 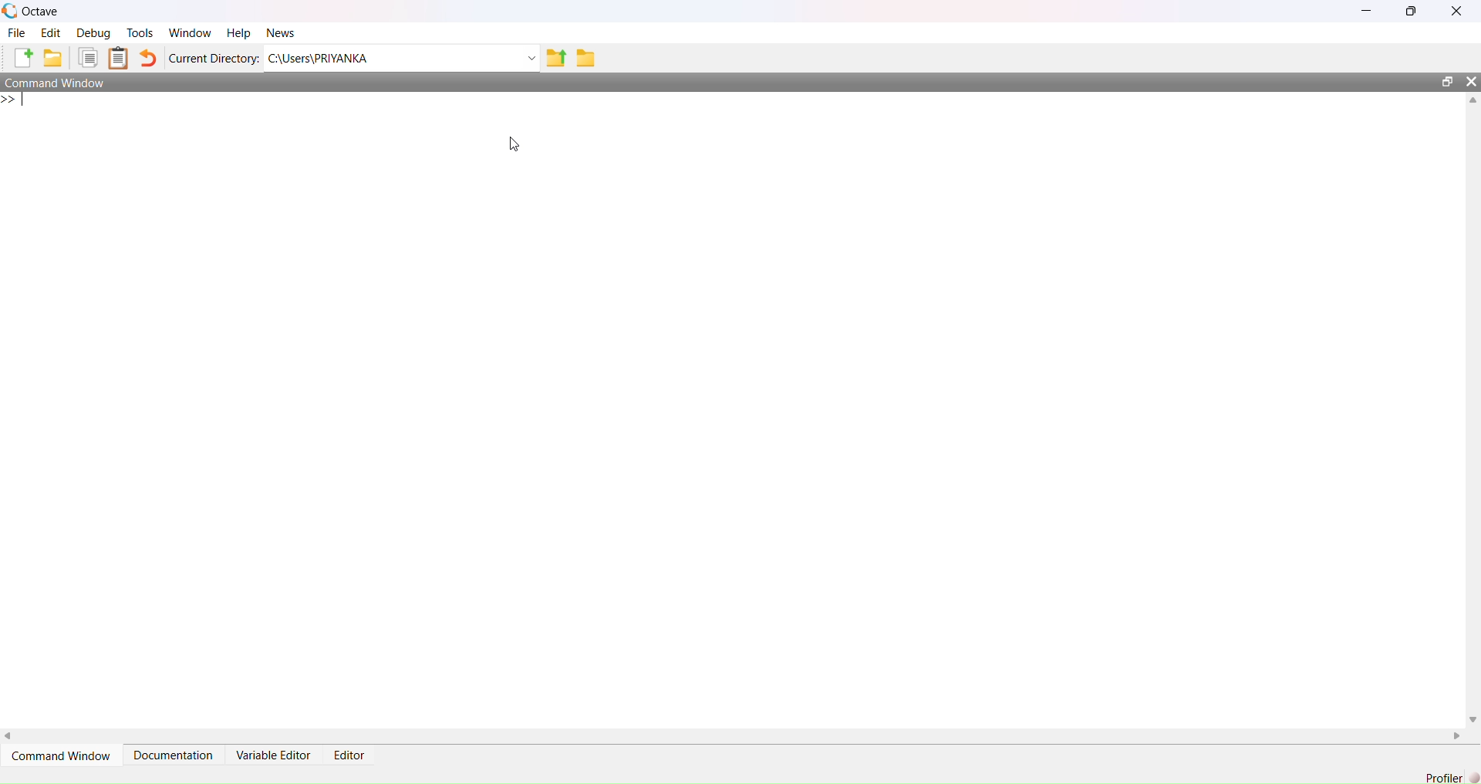 What do you see at coordinates (1455, 11) in the screenshot?
I see `Close` at bounding box center [1455, 11].